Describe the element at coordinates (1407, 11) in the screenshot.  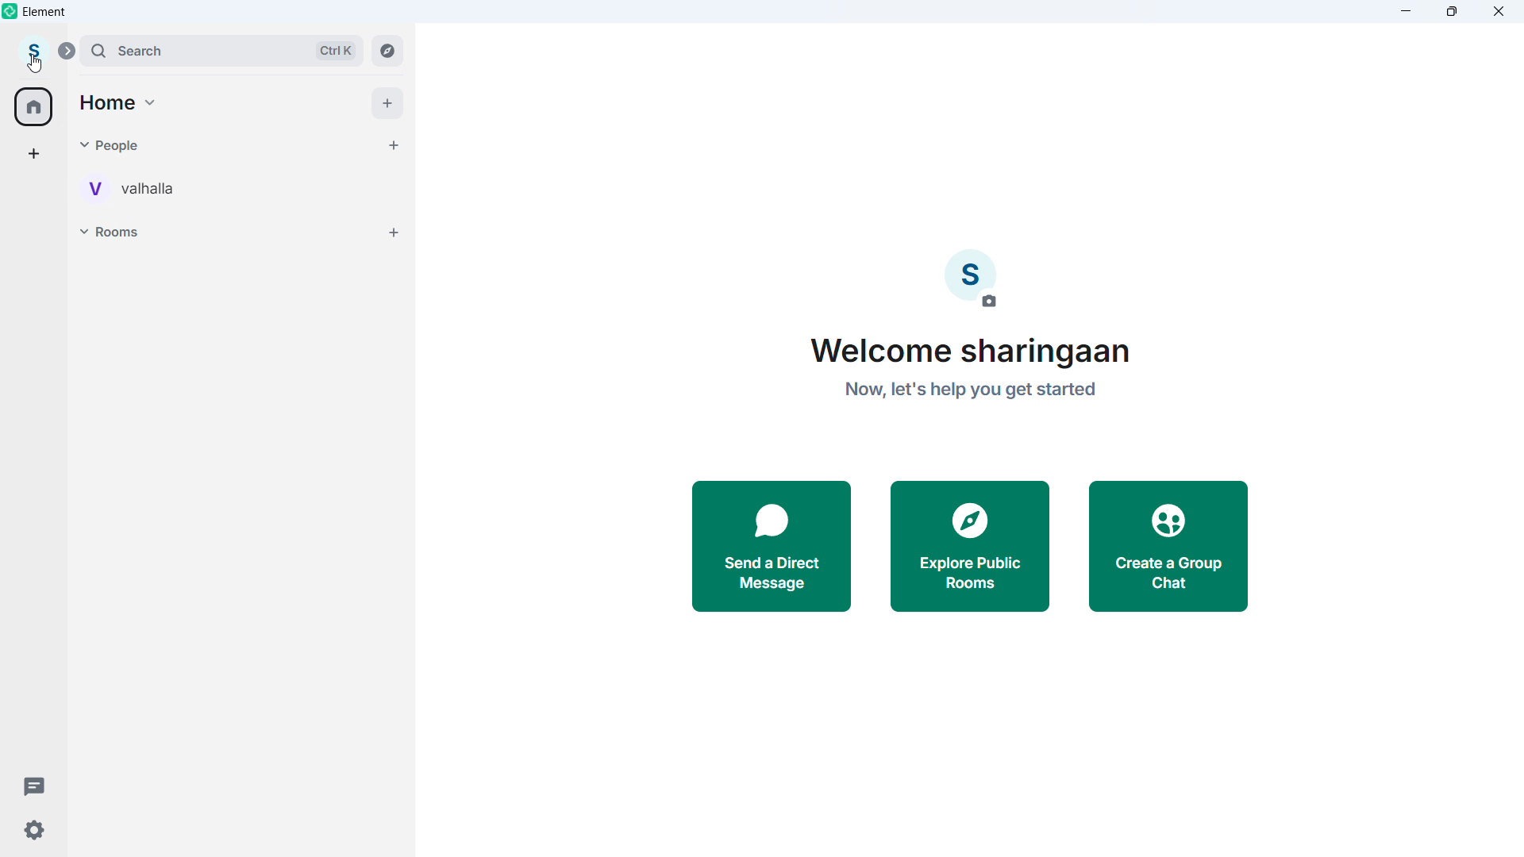
I see `minimize` at that location.